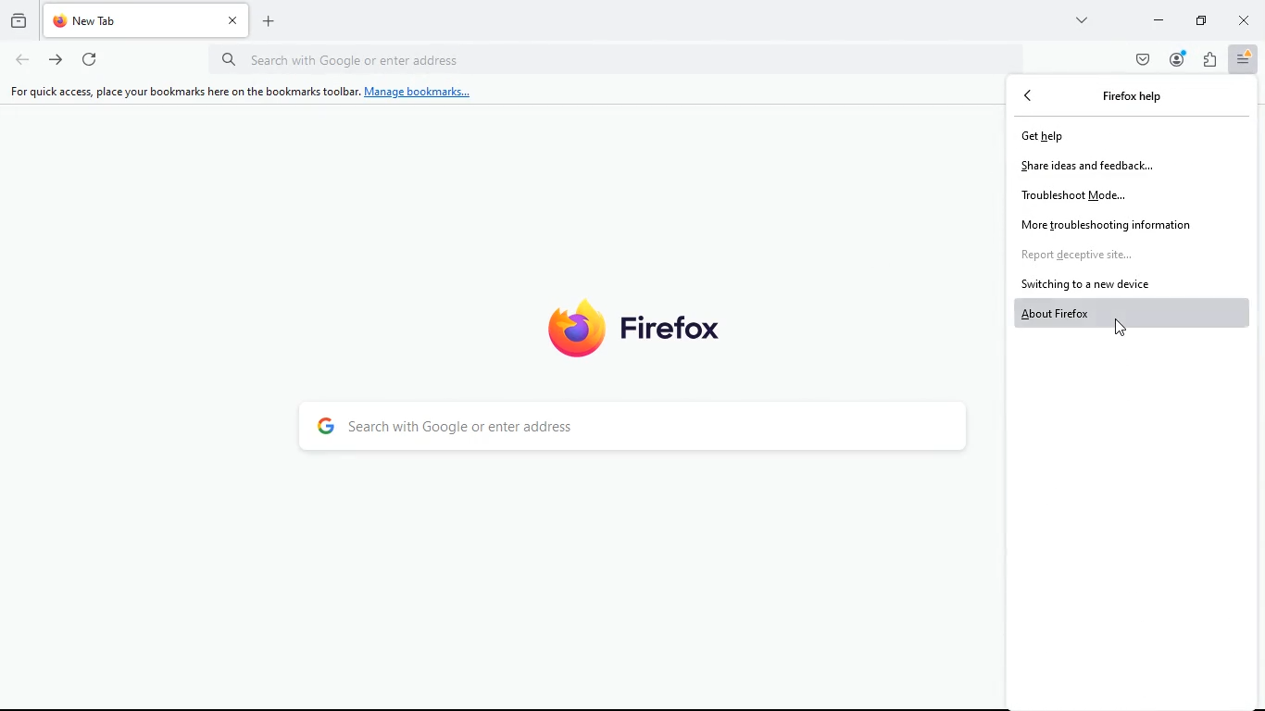 The width and height of the screenshot is (1265, 711). What do you see at coordinates (21, 60) in the screenshot?
I see `back` at bounding box center [21, 60].